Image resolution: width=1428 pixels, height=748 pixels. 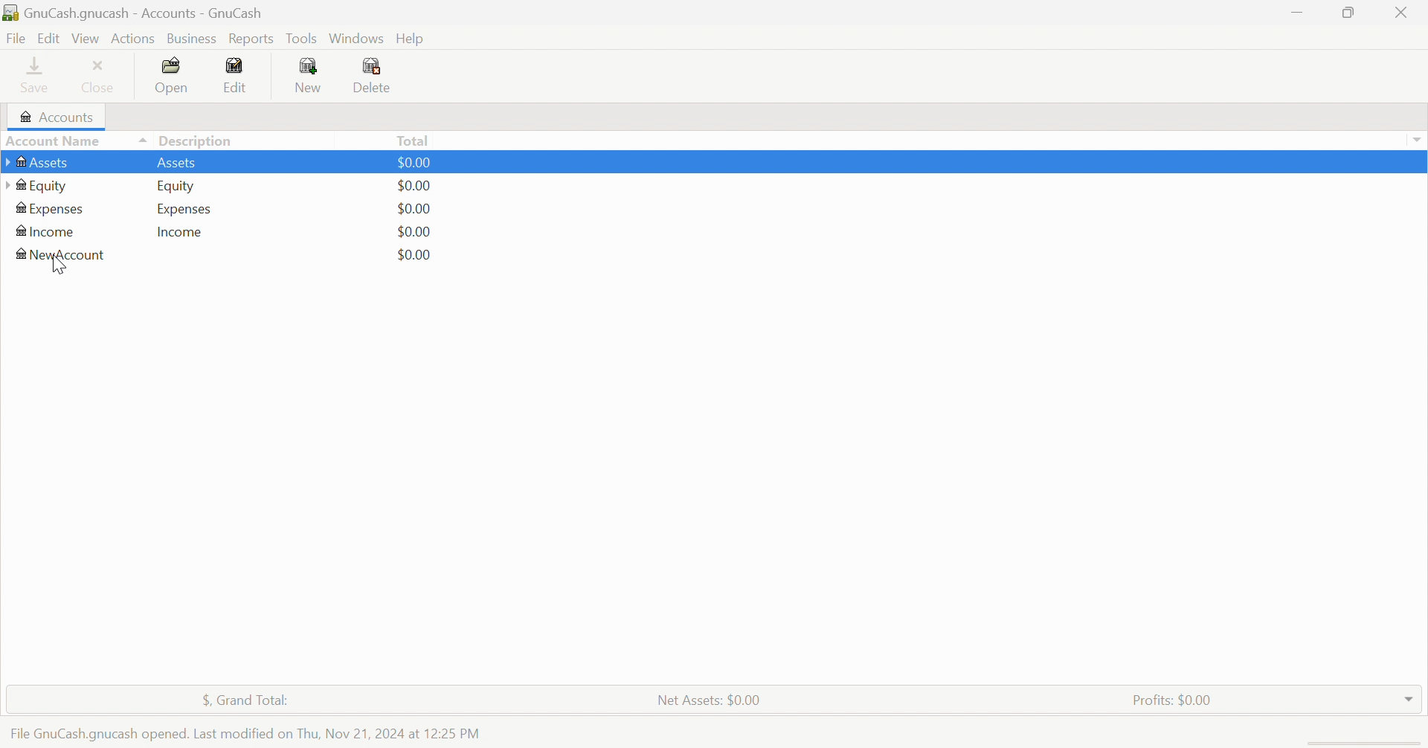 I want to click on New, so click(x=309, y=77).